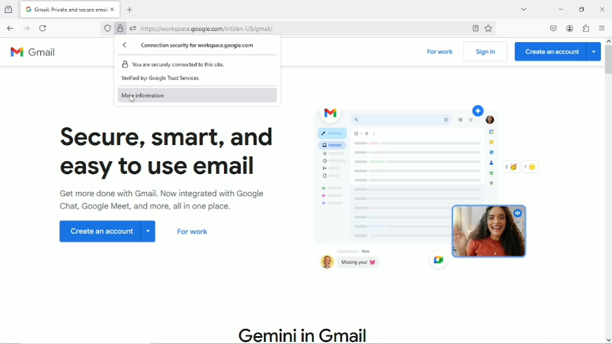 The height and width of the screenshot is (344, 612). Describe the element at coordinates (306, 332) in the screenshot. I see `Gemini in Gmail` at that location.